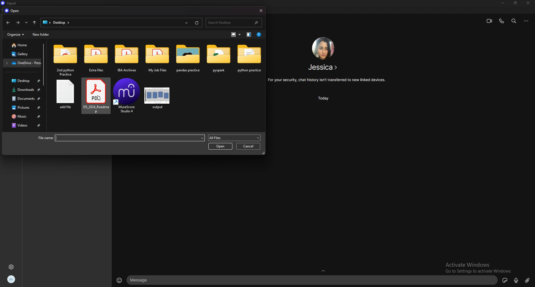 The width and height of the screenshot is (535, 287). I want to click on contact name, so click(324, 67).